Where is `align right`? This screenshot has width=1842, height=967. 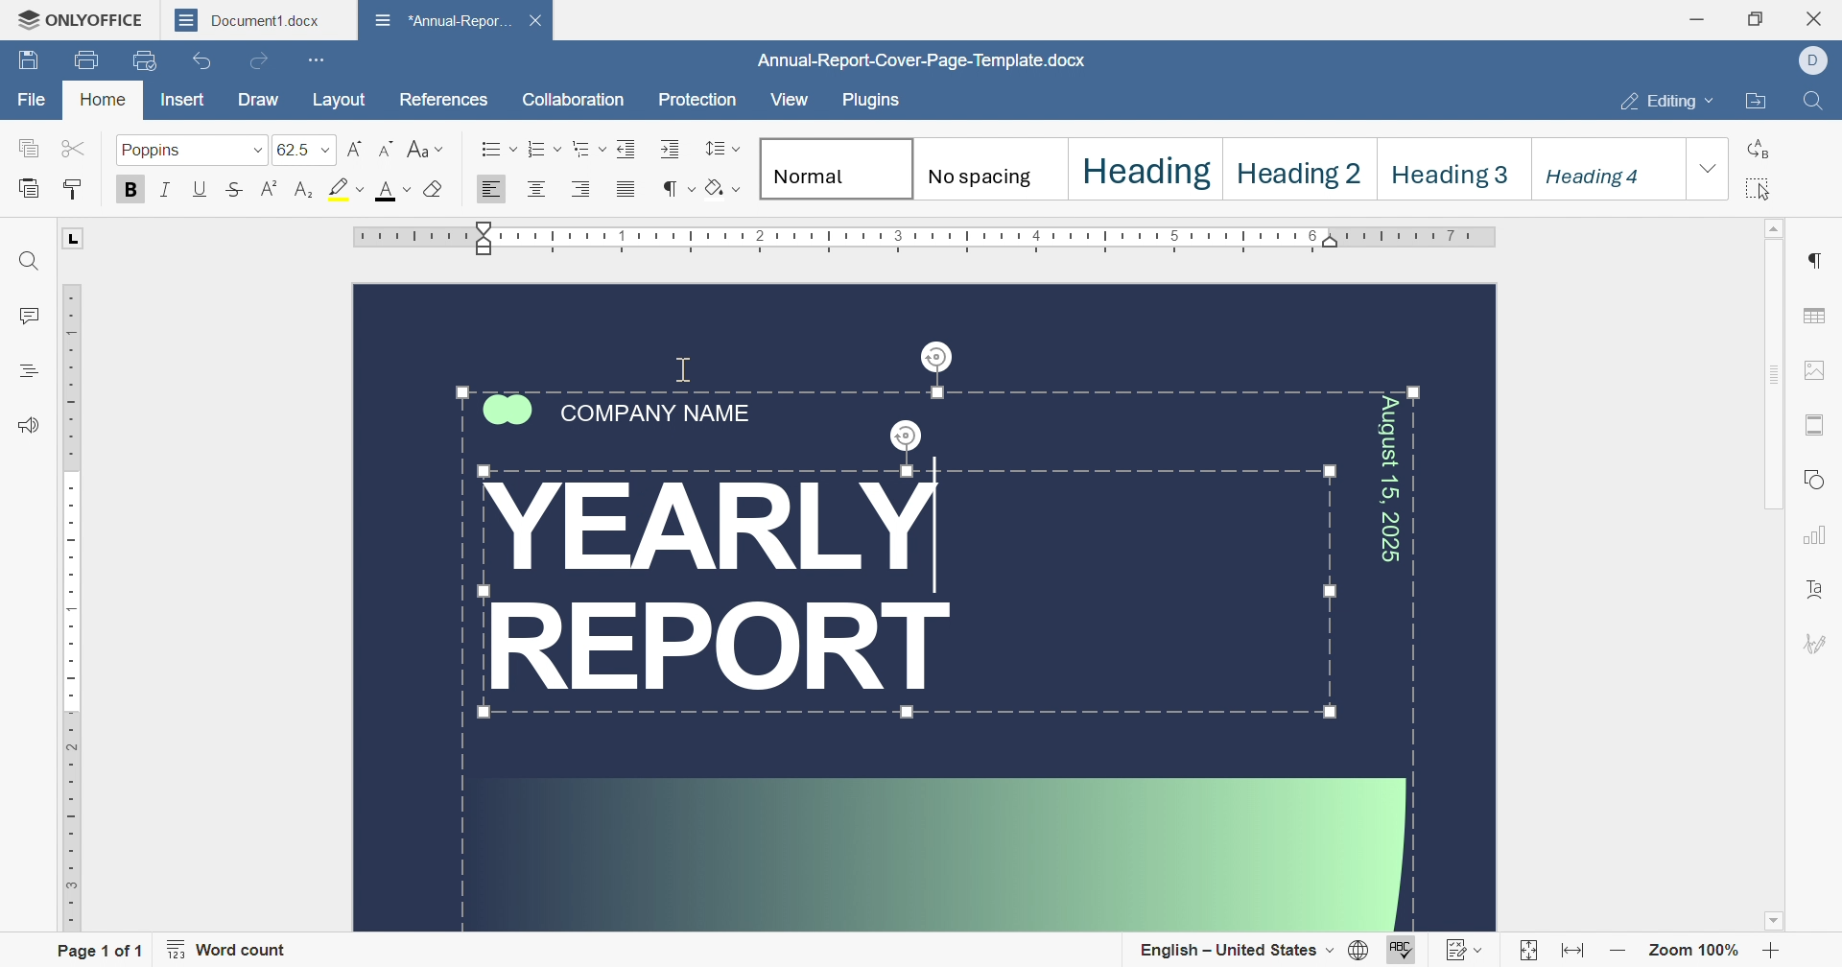 align right is located at coordinates (590, 187).